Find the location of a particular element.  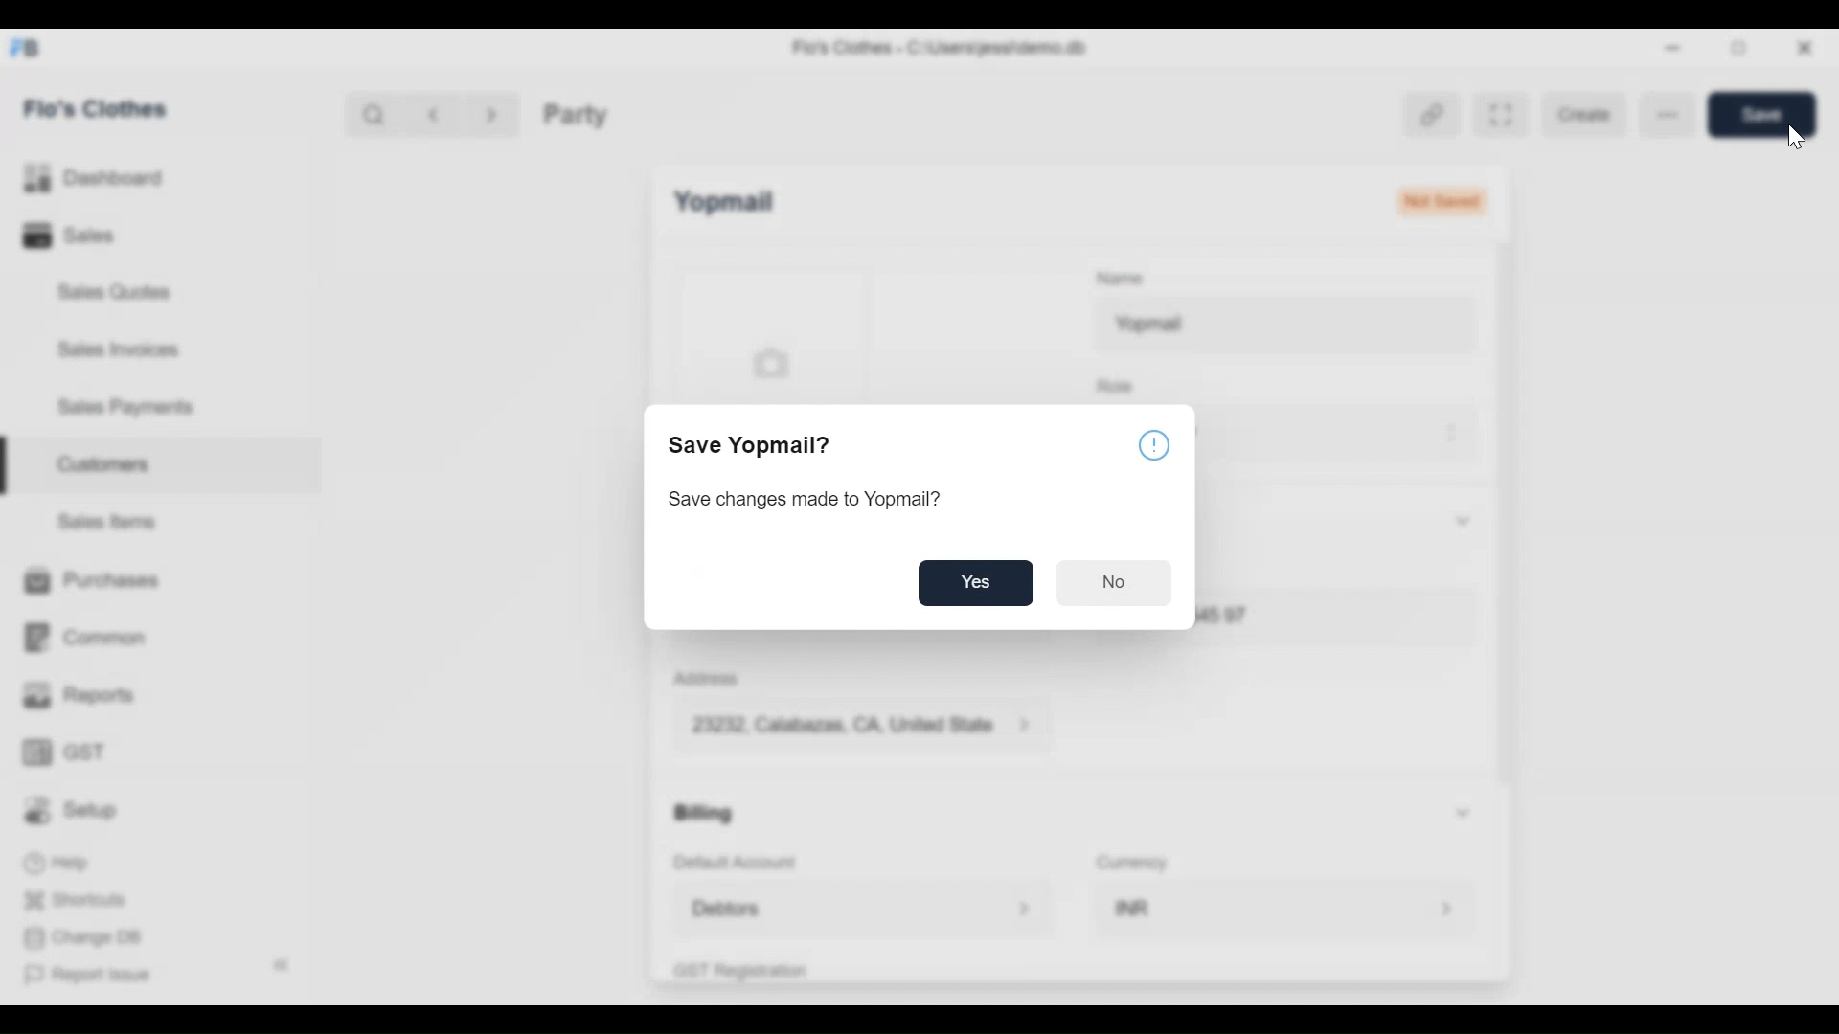

information is located at coordinates (1155, 444).